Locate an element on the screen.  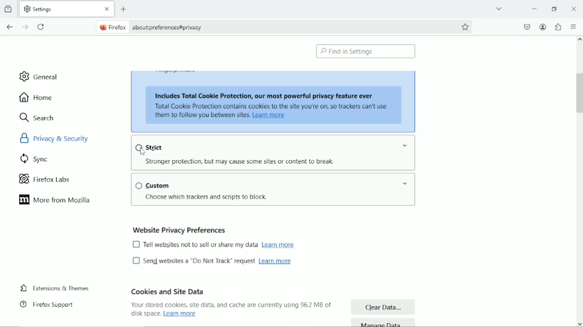
cookies and site data is located at coordinates (167, 291).